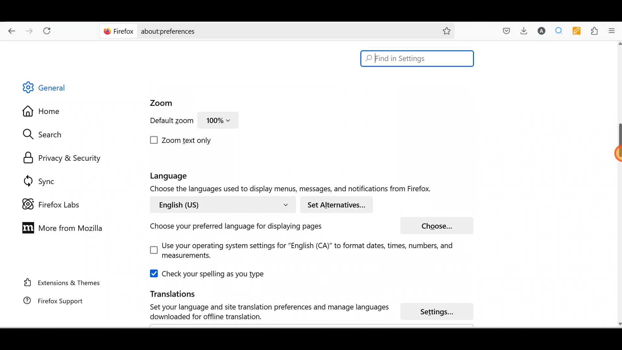 The width and height of the screenshot is (622, 350). Describe the element at coordinates (182, 140) in the screenshot. I see `Zoom text only` at that location.